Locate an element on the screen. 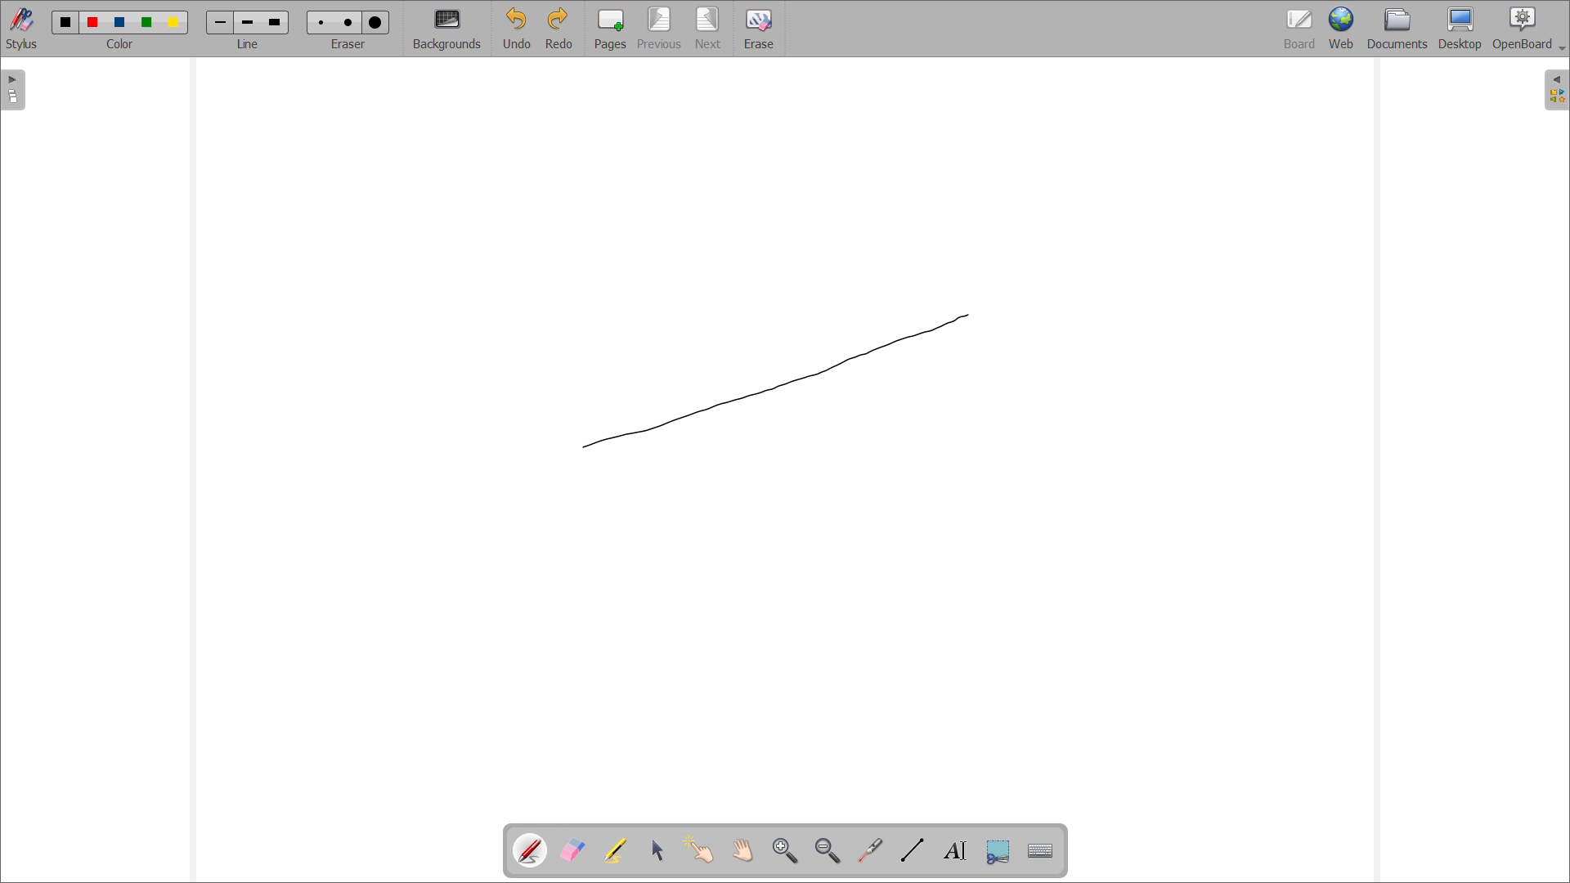 This screenshot has width=1570, height=883. interact with items is located at coordinates (701, 849).